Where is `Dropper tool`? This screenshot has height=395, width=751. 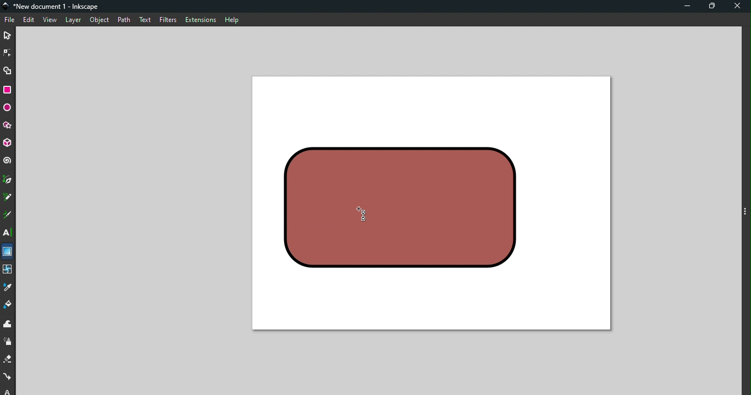 Dropper tool is located at coordinates (8, 288).